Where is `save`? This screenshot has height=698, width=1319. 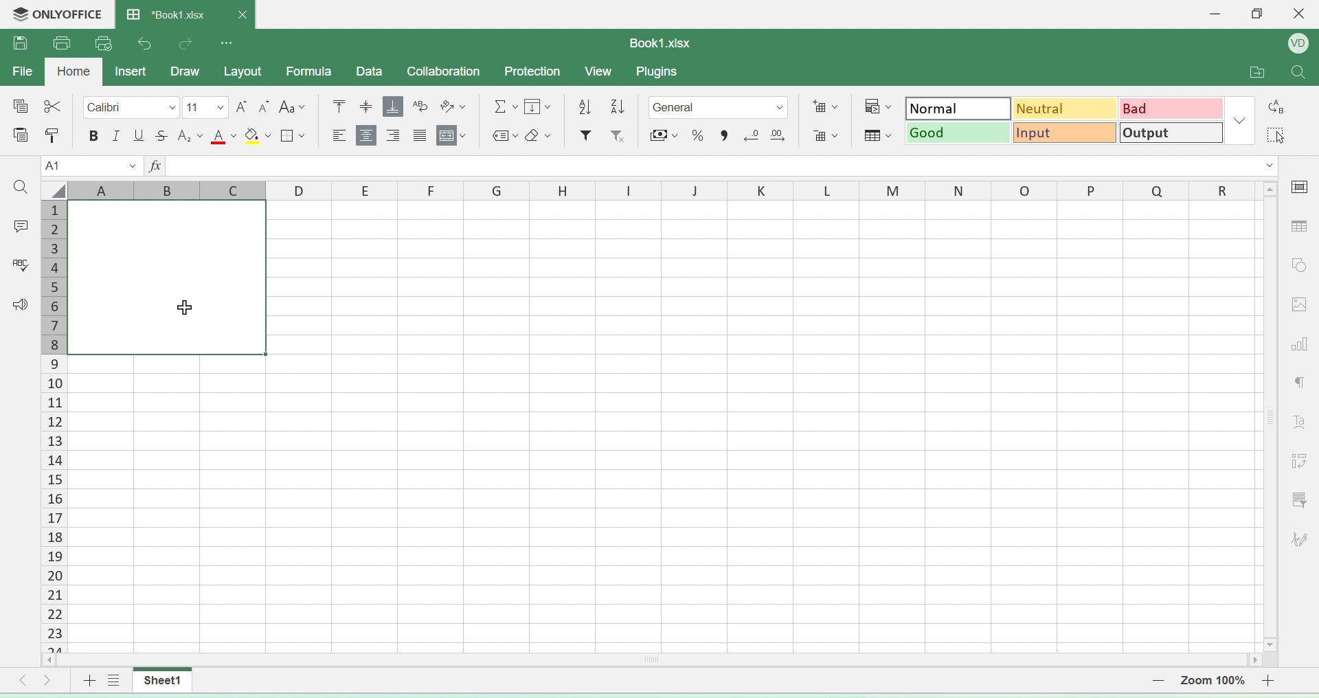
save is located at coordinates (23, 43).